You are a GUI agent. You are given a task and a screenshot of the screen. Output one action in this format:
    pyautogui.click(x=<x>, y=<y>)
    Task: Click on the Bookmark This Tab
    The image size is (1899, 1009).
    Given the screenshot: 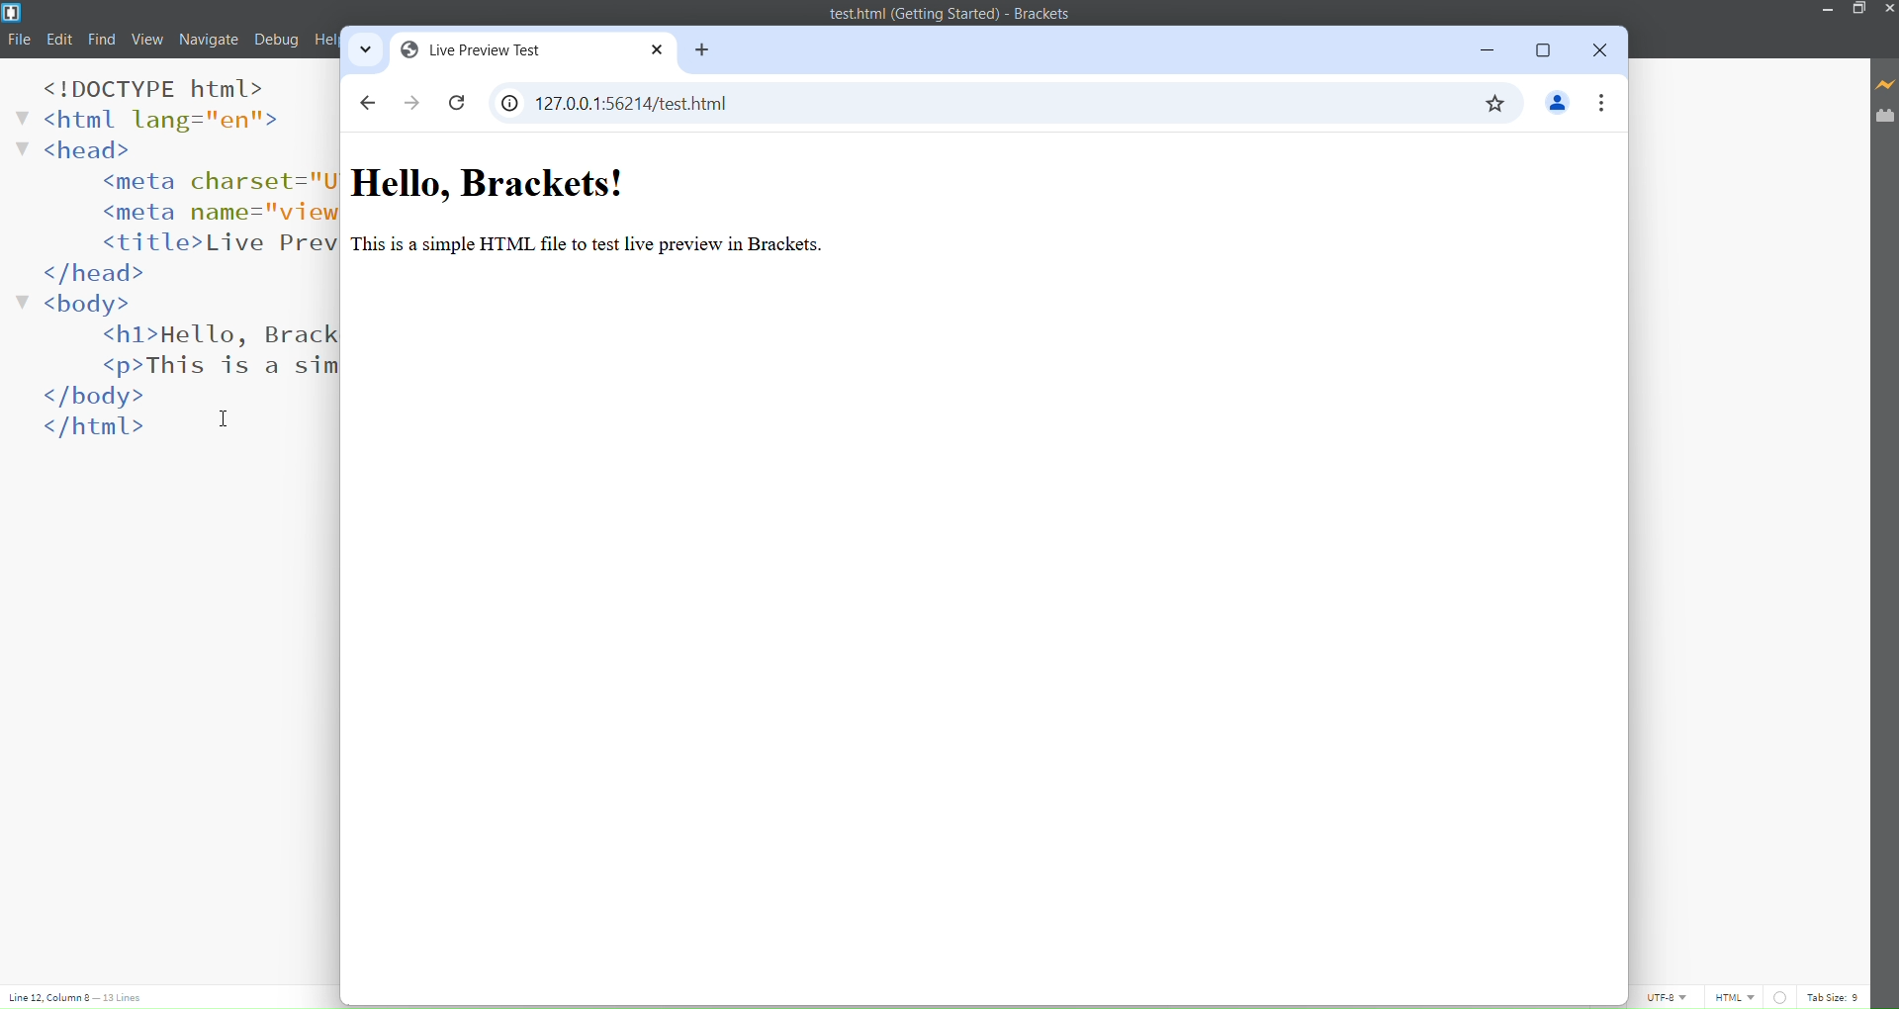 What is the action you would take?
    pyautogui.click(x=1495, y=105)
    